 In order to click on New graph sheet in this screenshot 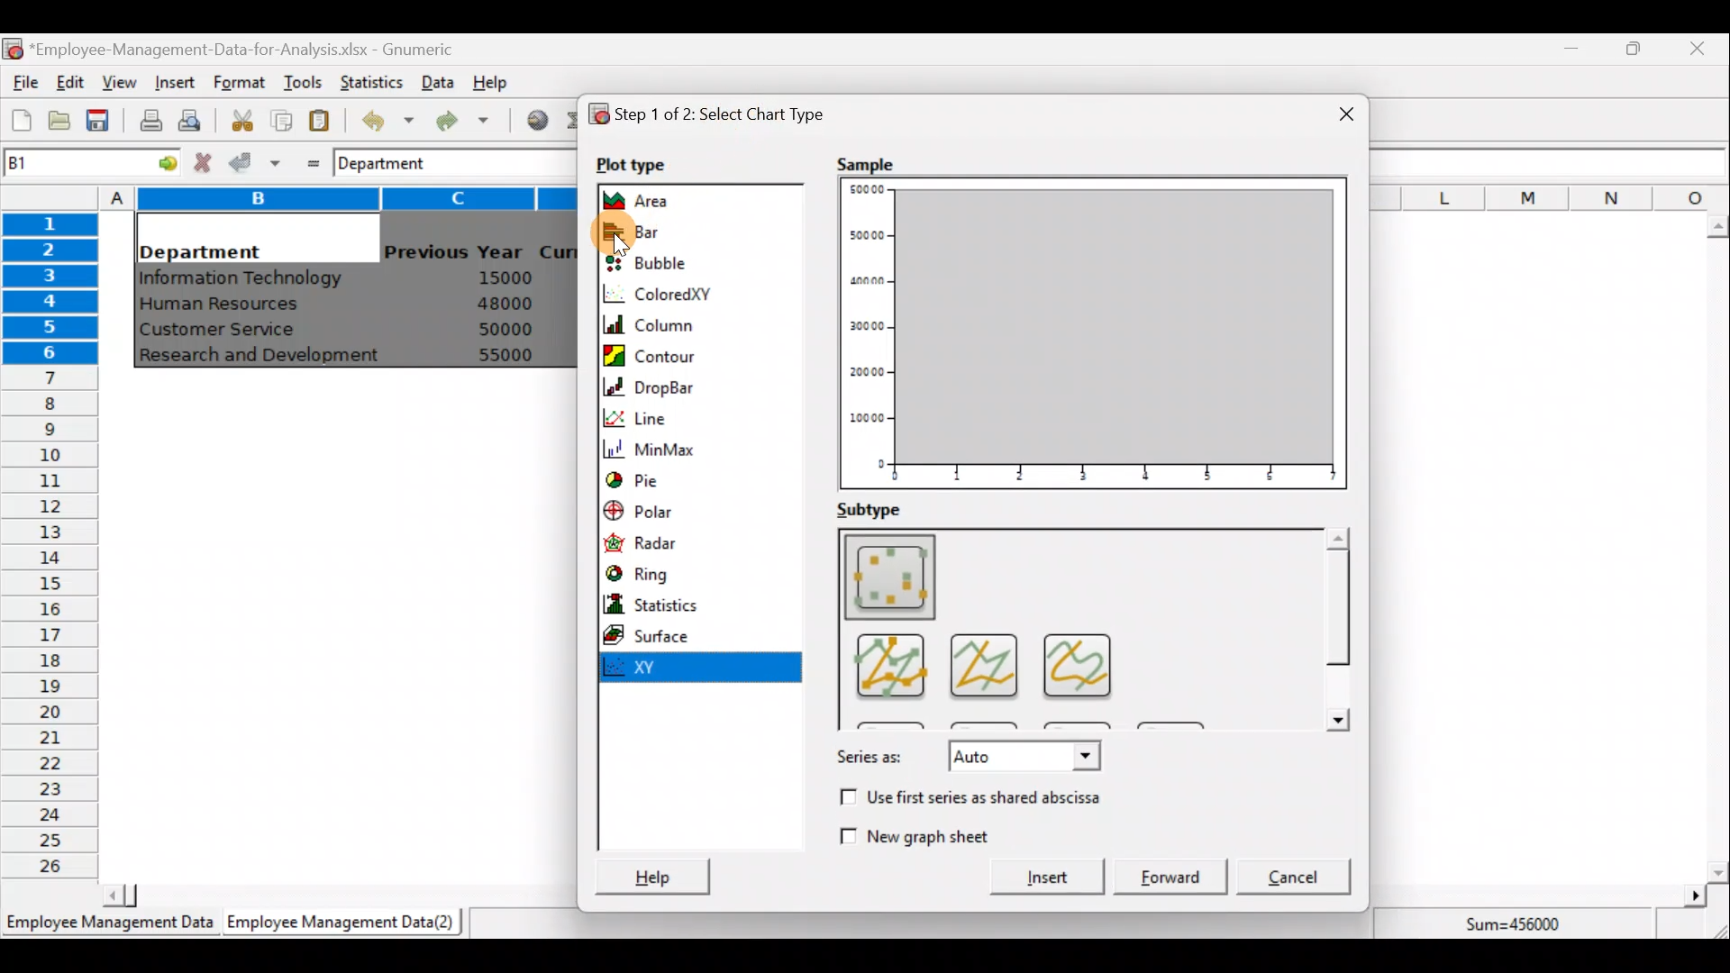, I will do `click(931, 834)`.